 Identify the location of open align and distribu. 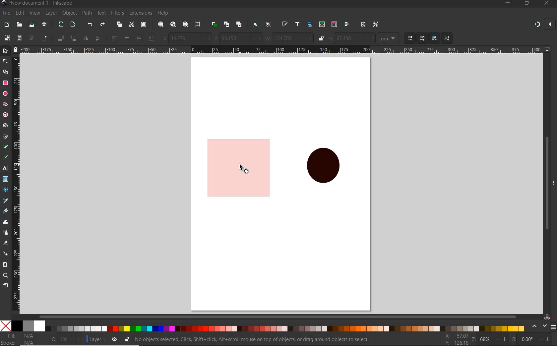
(346, 25).